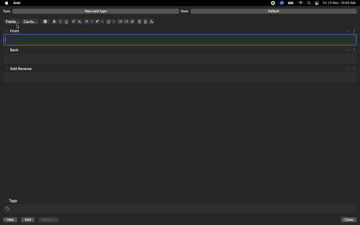 The image size is (360, 225). Describe the element at coordinates (145, 21) in the screenshot. I see `Voice recorder` at that location.